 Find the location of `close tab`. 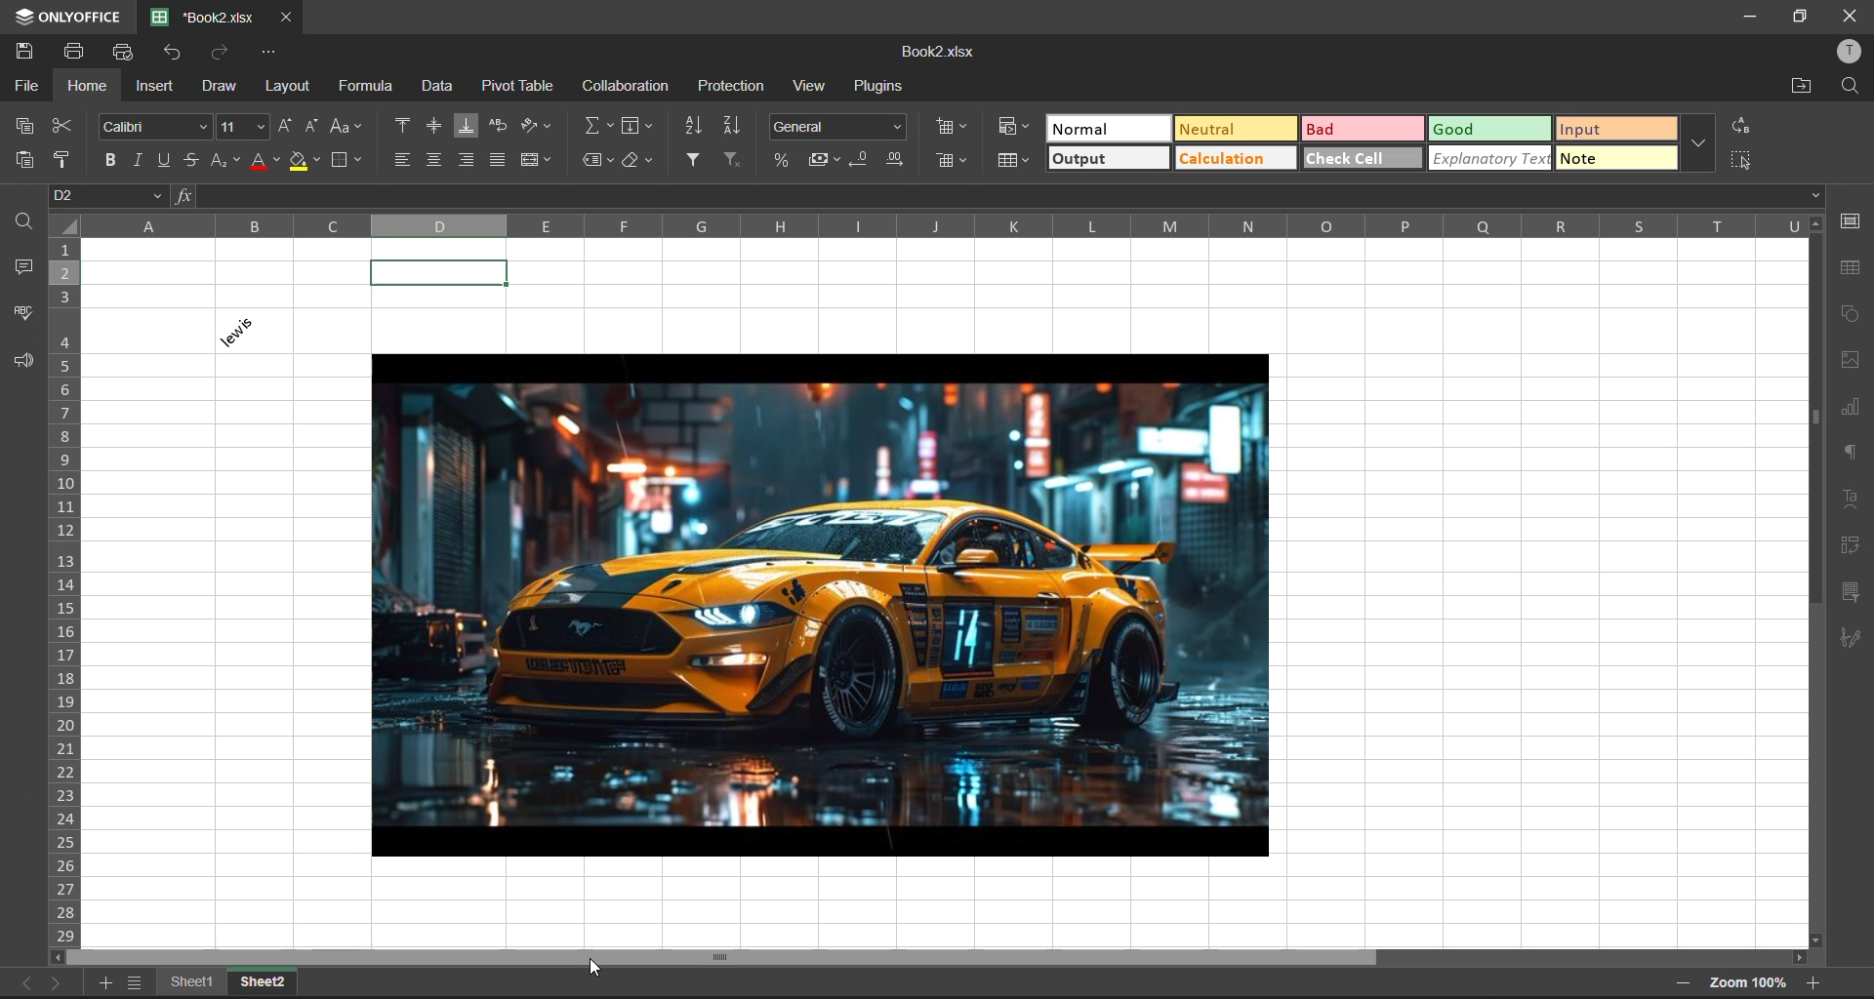

close tab is located at coordinates (283, 16).